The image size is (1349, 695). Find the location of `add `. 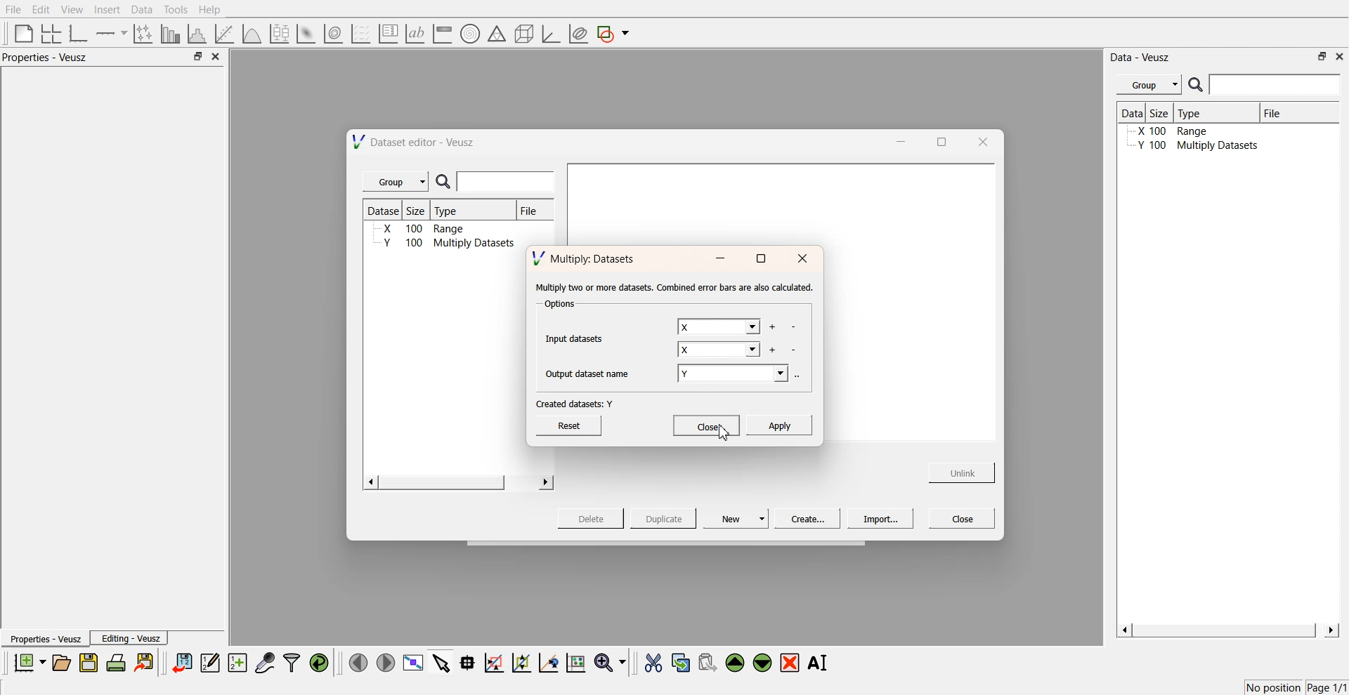

add  is located at coordinates (771, 350).